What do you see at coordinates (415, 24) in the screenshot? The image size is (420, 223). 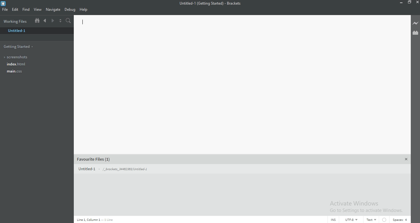 I see `Live preview` at bounding box center [415, 24].